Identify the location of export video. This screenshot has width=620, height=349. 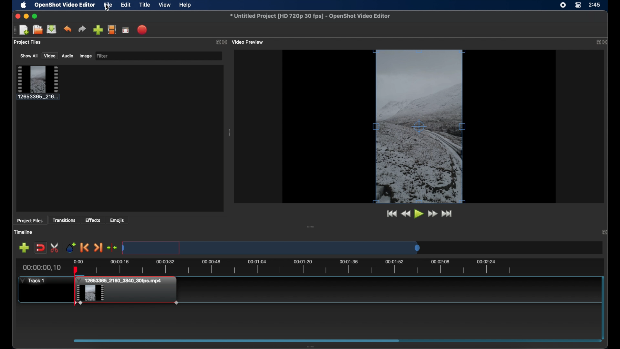
(142, 30).